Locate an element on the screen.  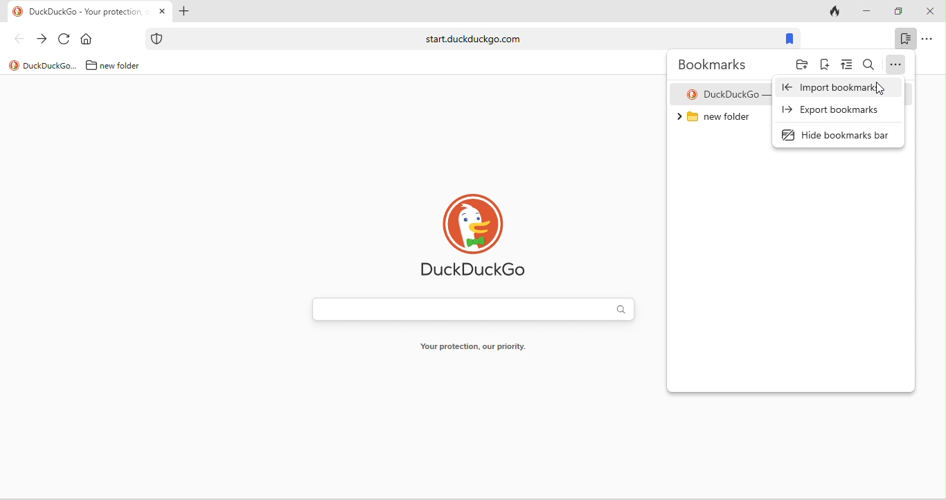
maximize is located at coordinates (898, 12).